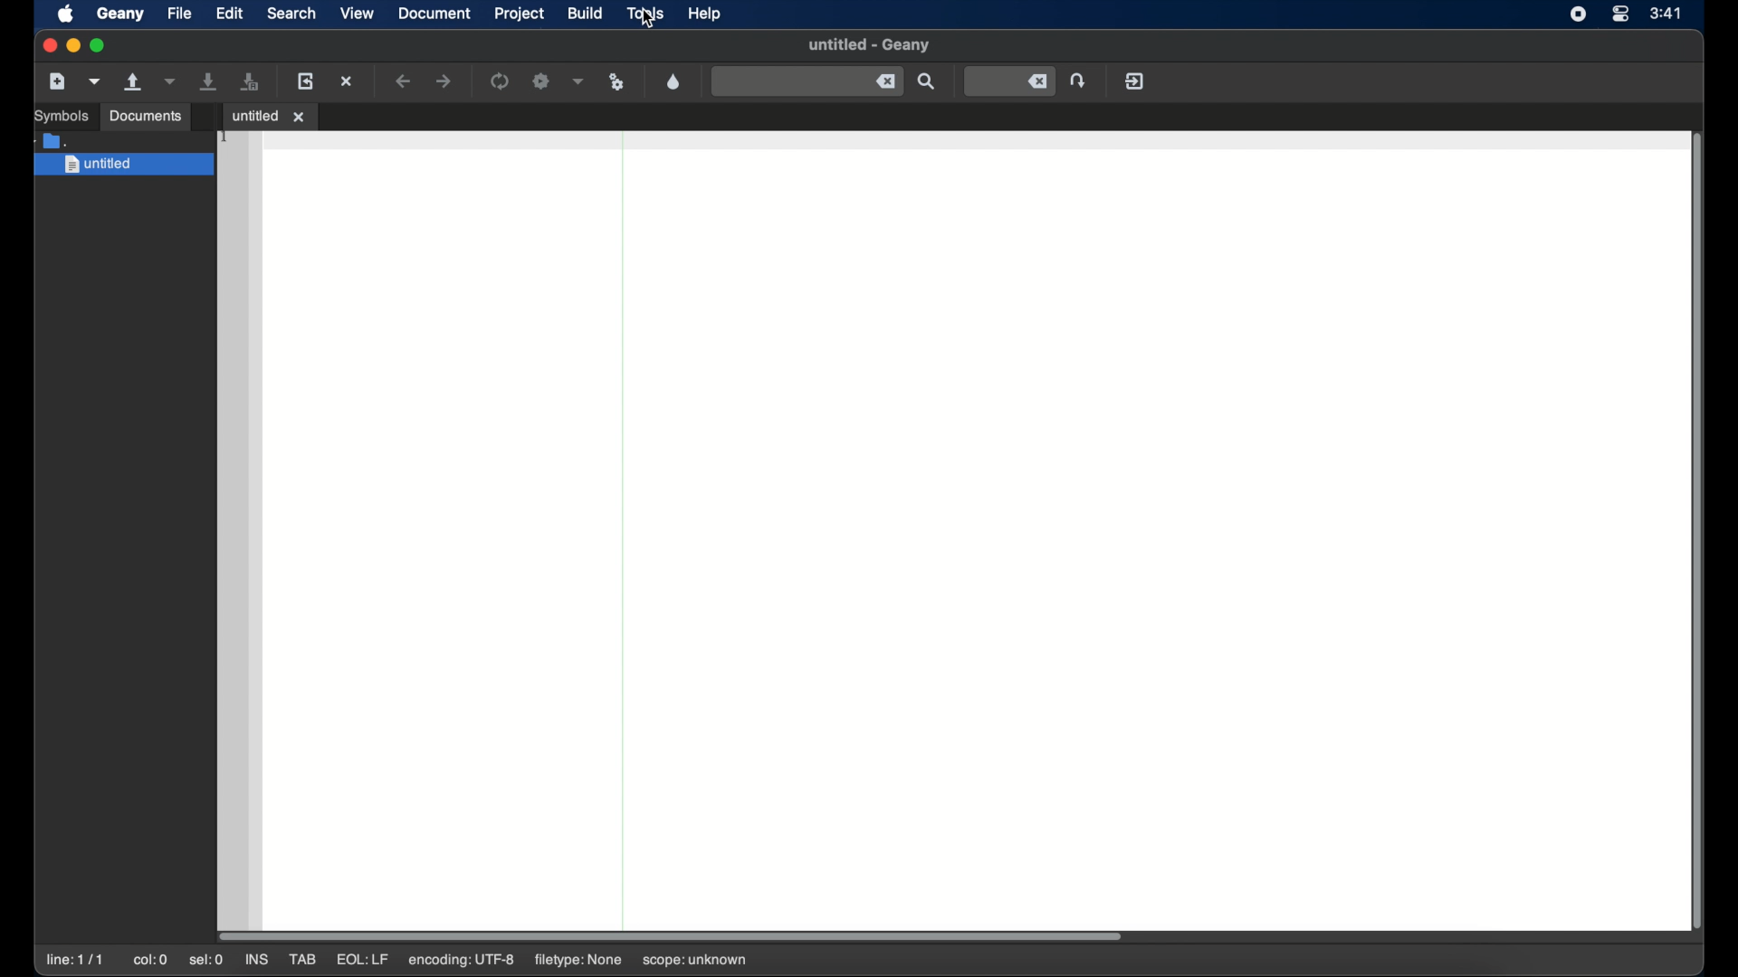 The height and width of the screenshot is (977, 1738). I want to click on col: 0, so click(150, 960).